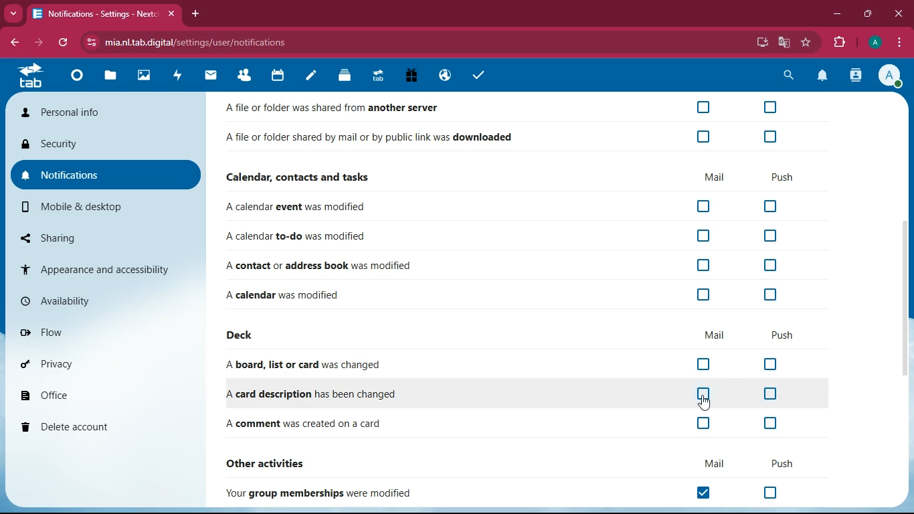 The height and width of the screenshot is (514, 914). I want to click on cursor, so click(710, 405).